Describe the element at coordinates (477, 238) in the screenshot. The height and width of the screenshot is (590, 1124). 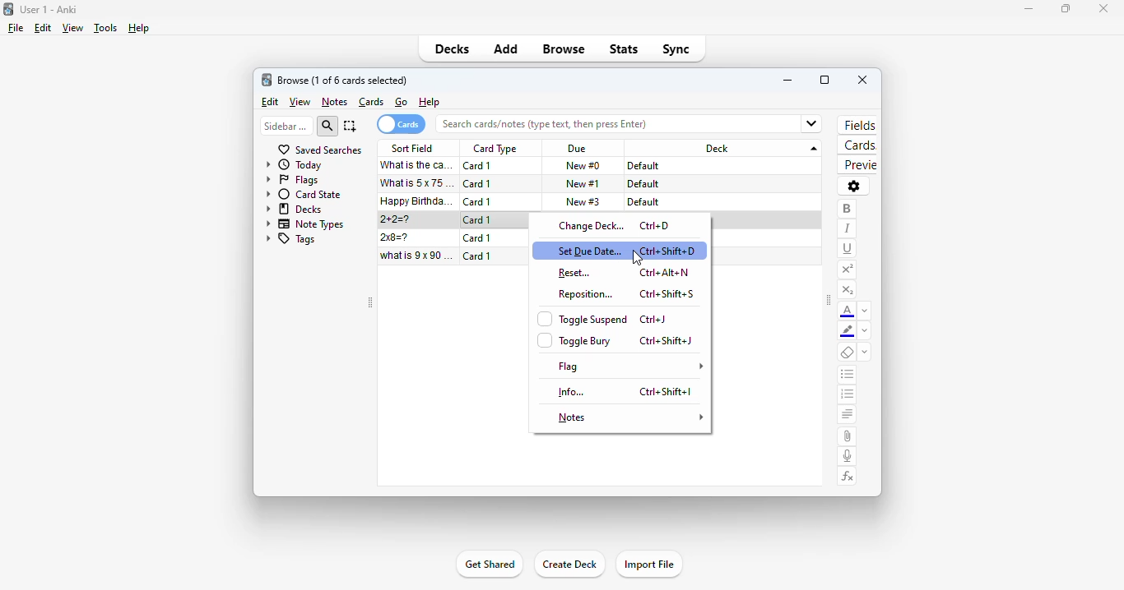
I see `card 1` at that location.